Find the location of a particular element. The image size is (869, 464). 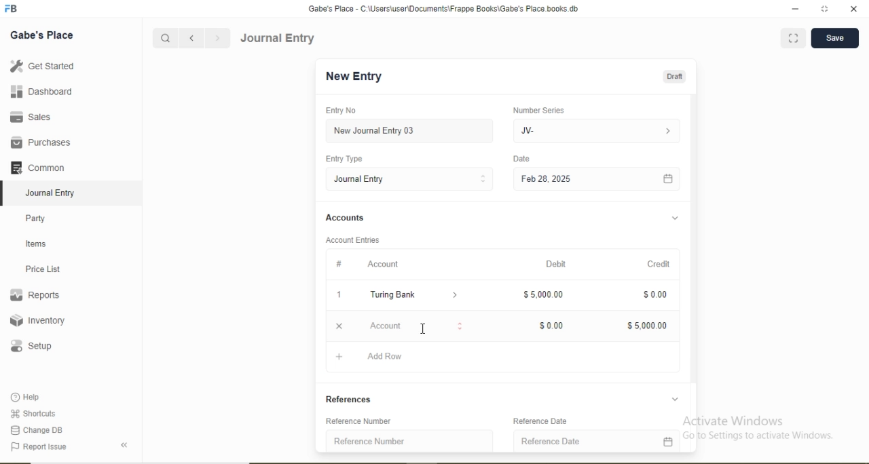

Search is located at coordinates (164, 39).